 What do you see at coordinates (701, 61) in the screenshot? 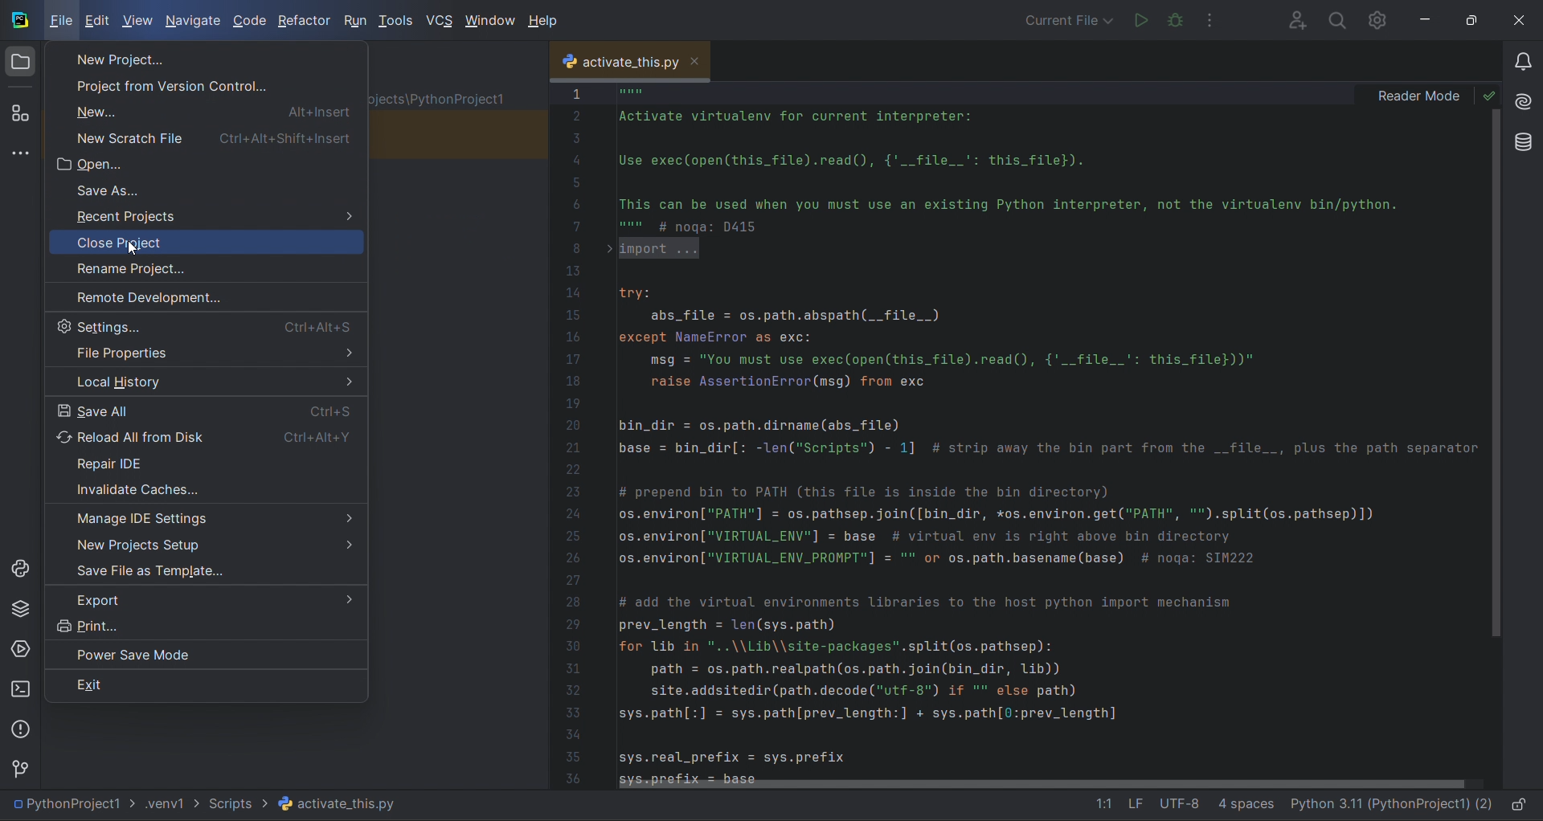
I see `close` at bounding box center [701, 61].